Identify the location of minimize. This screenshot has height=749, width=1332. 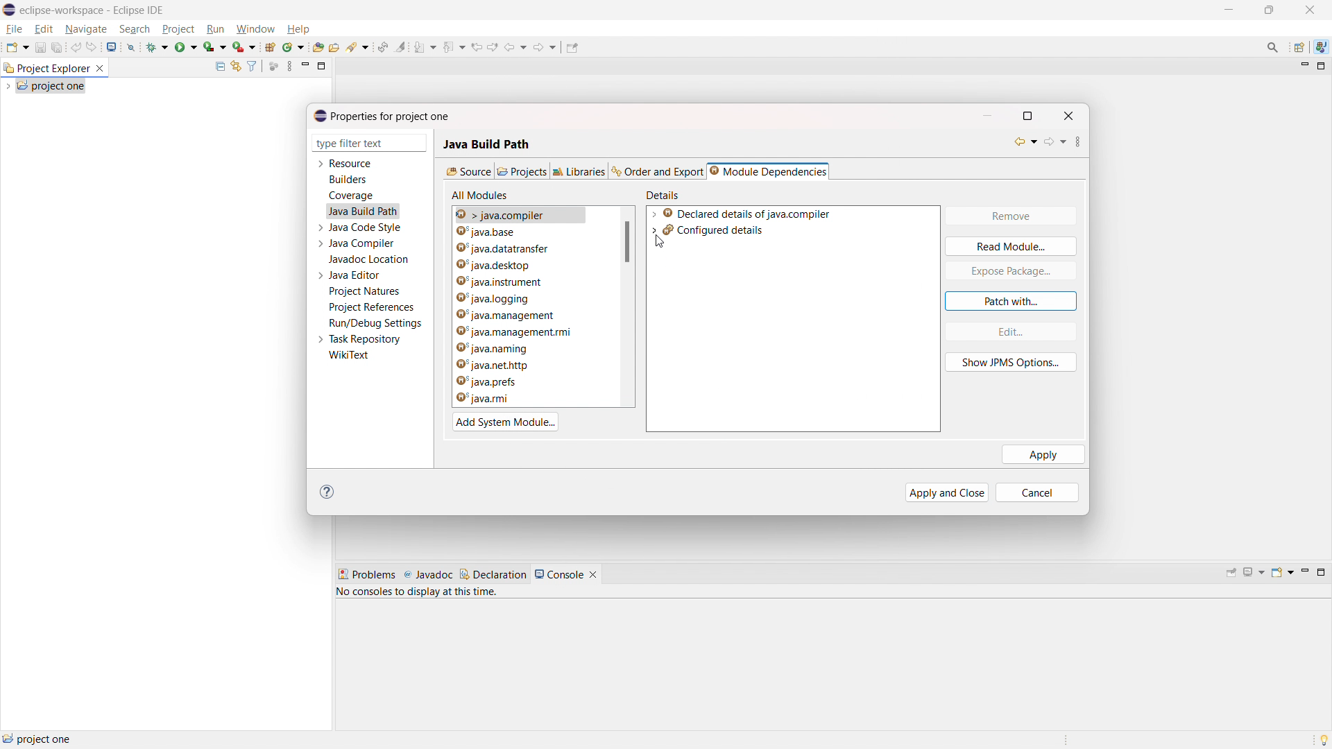
(989, 114).